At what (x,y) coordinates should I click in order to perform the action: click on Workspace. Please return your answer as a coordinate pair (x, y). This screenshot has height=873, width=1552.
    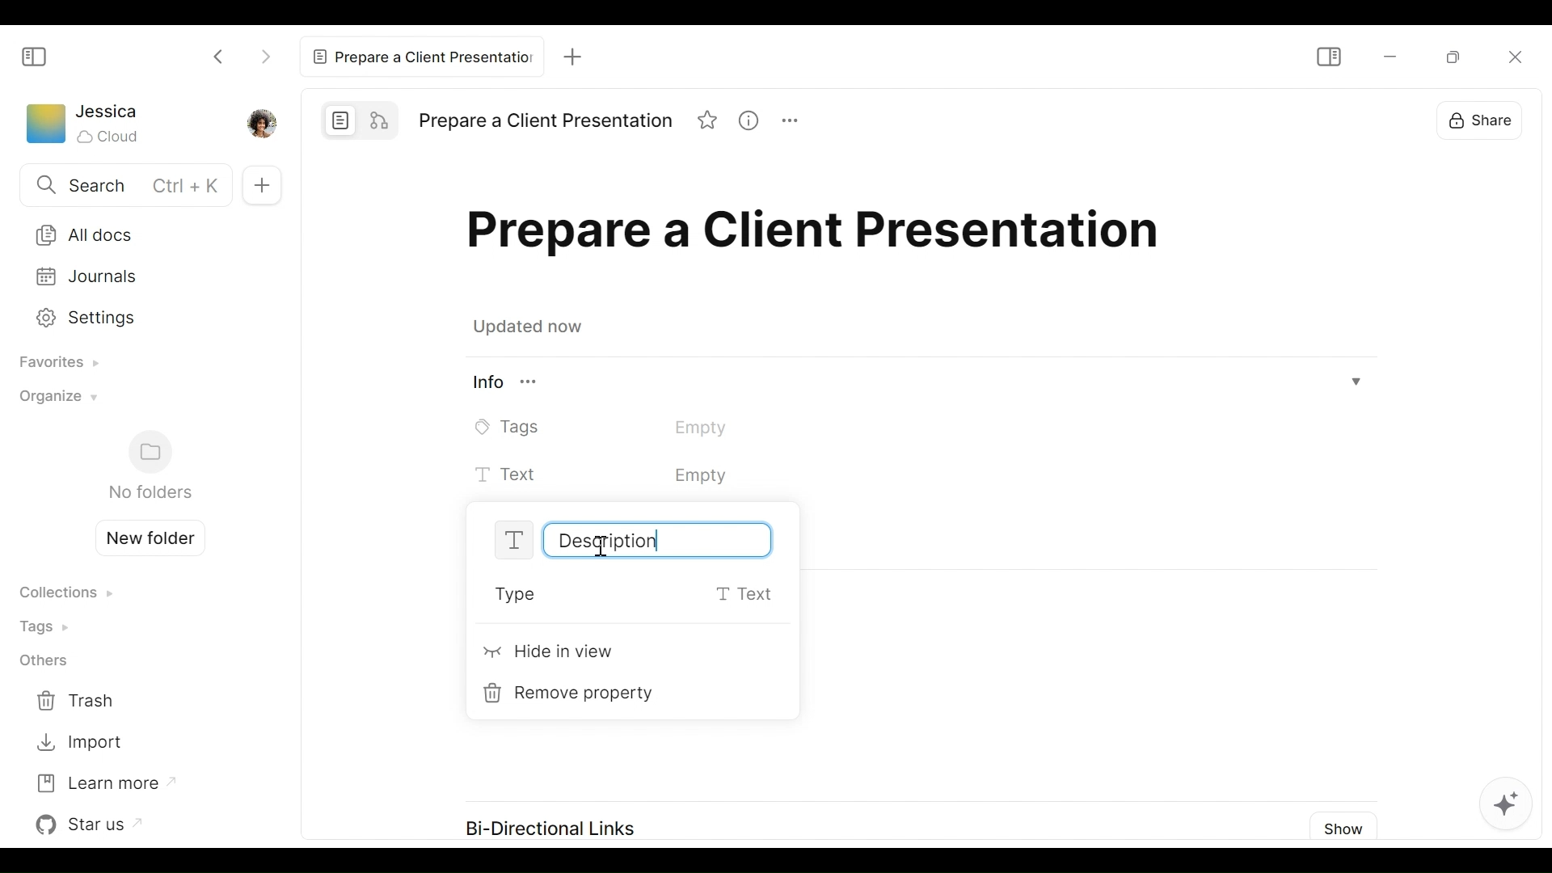
    Looking at the image, I should click on (44, 127).